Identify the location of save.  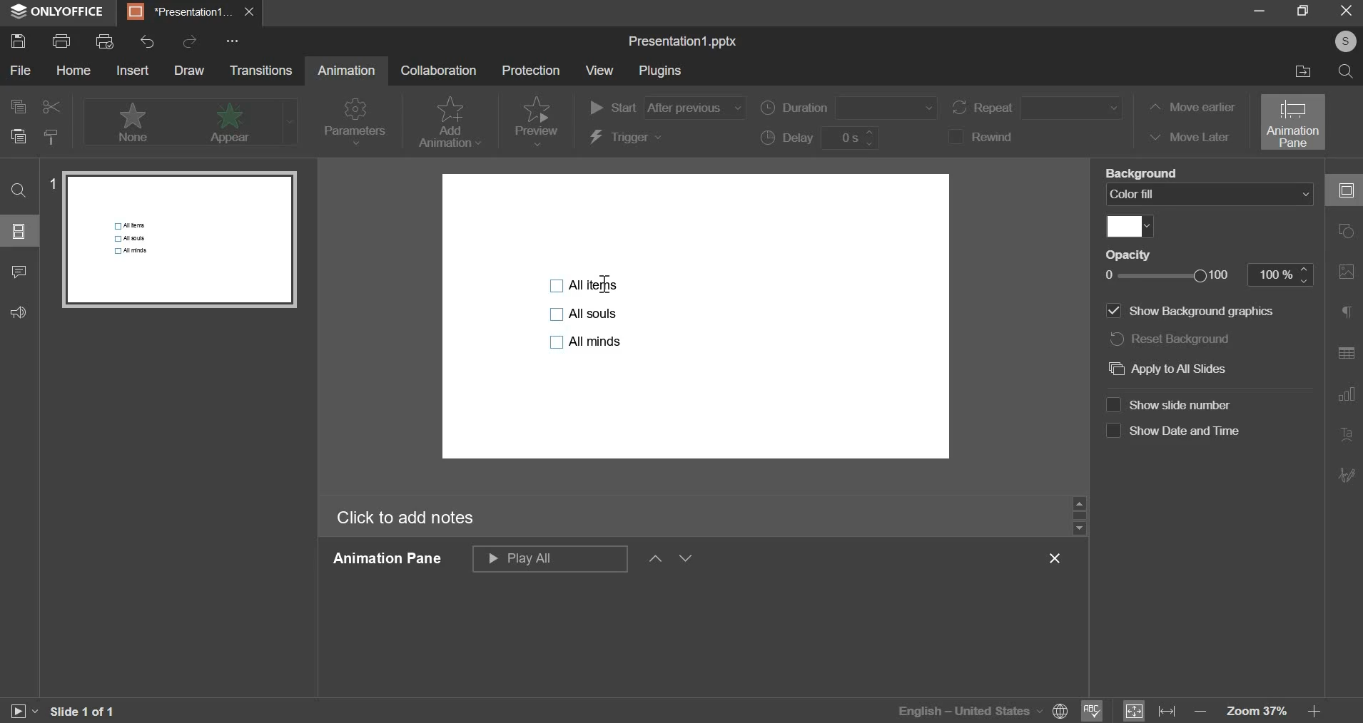
(17, 41).